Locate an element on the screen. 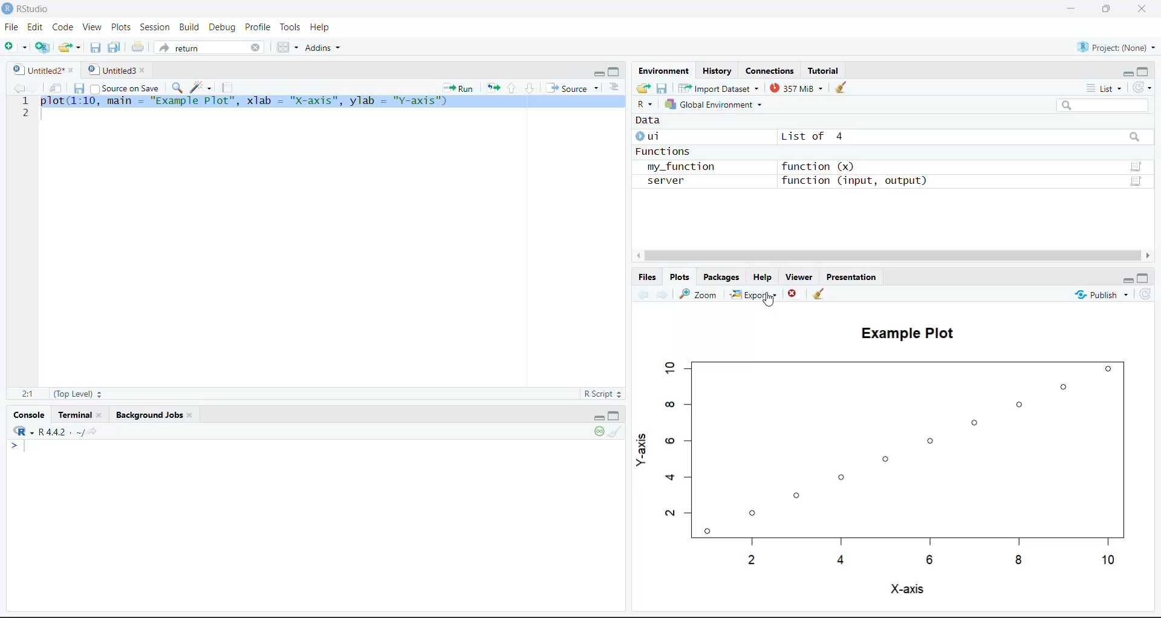 The image size is (1161, 618). Source on Save is located at coordinates (125, 86).